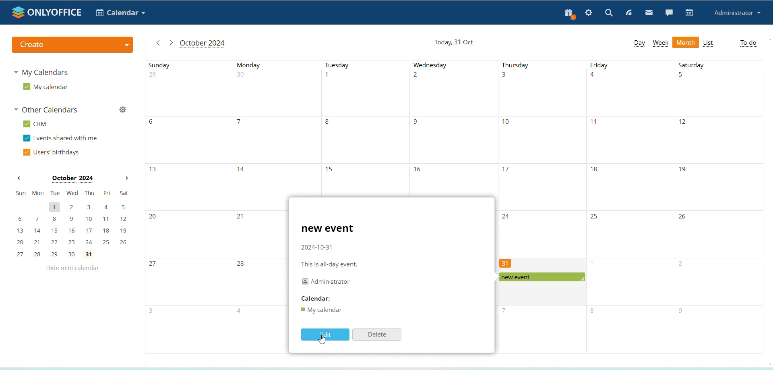  What do you see at coordinates (540, 330) in the screenshot?
I see `Thursday 7th november` at bounding box center [540, 330].